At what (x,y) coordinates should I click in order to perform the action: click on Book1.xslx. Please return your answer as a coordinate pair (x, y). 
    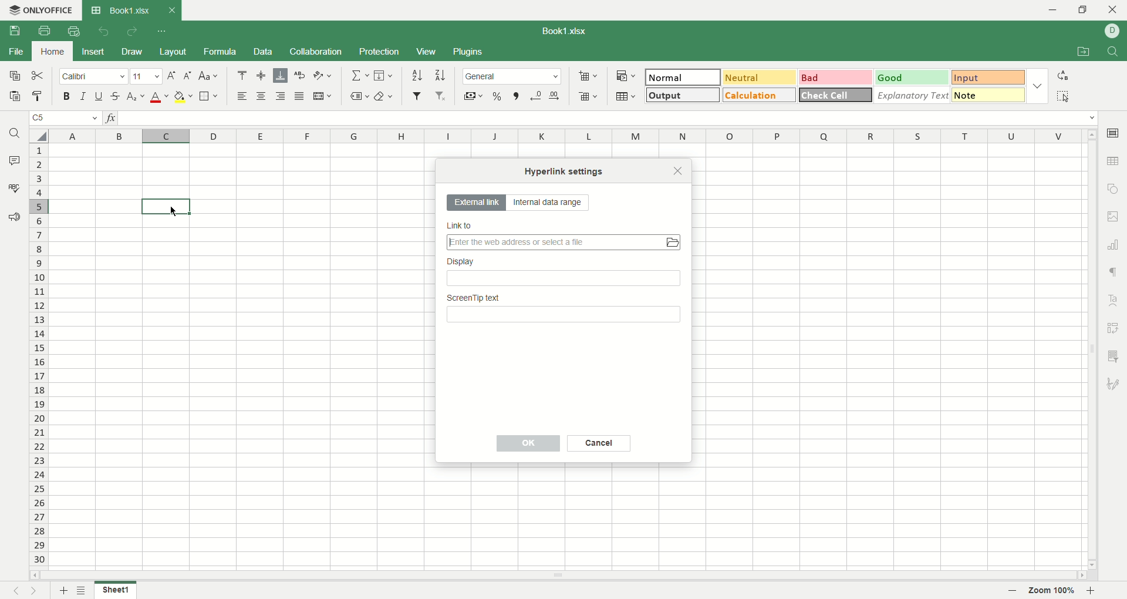
    Looking at the image, I should click on (131, 10).